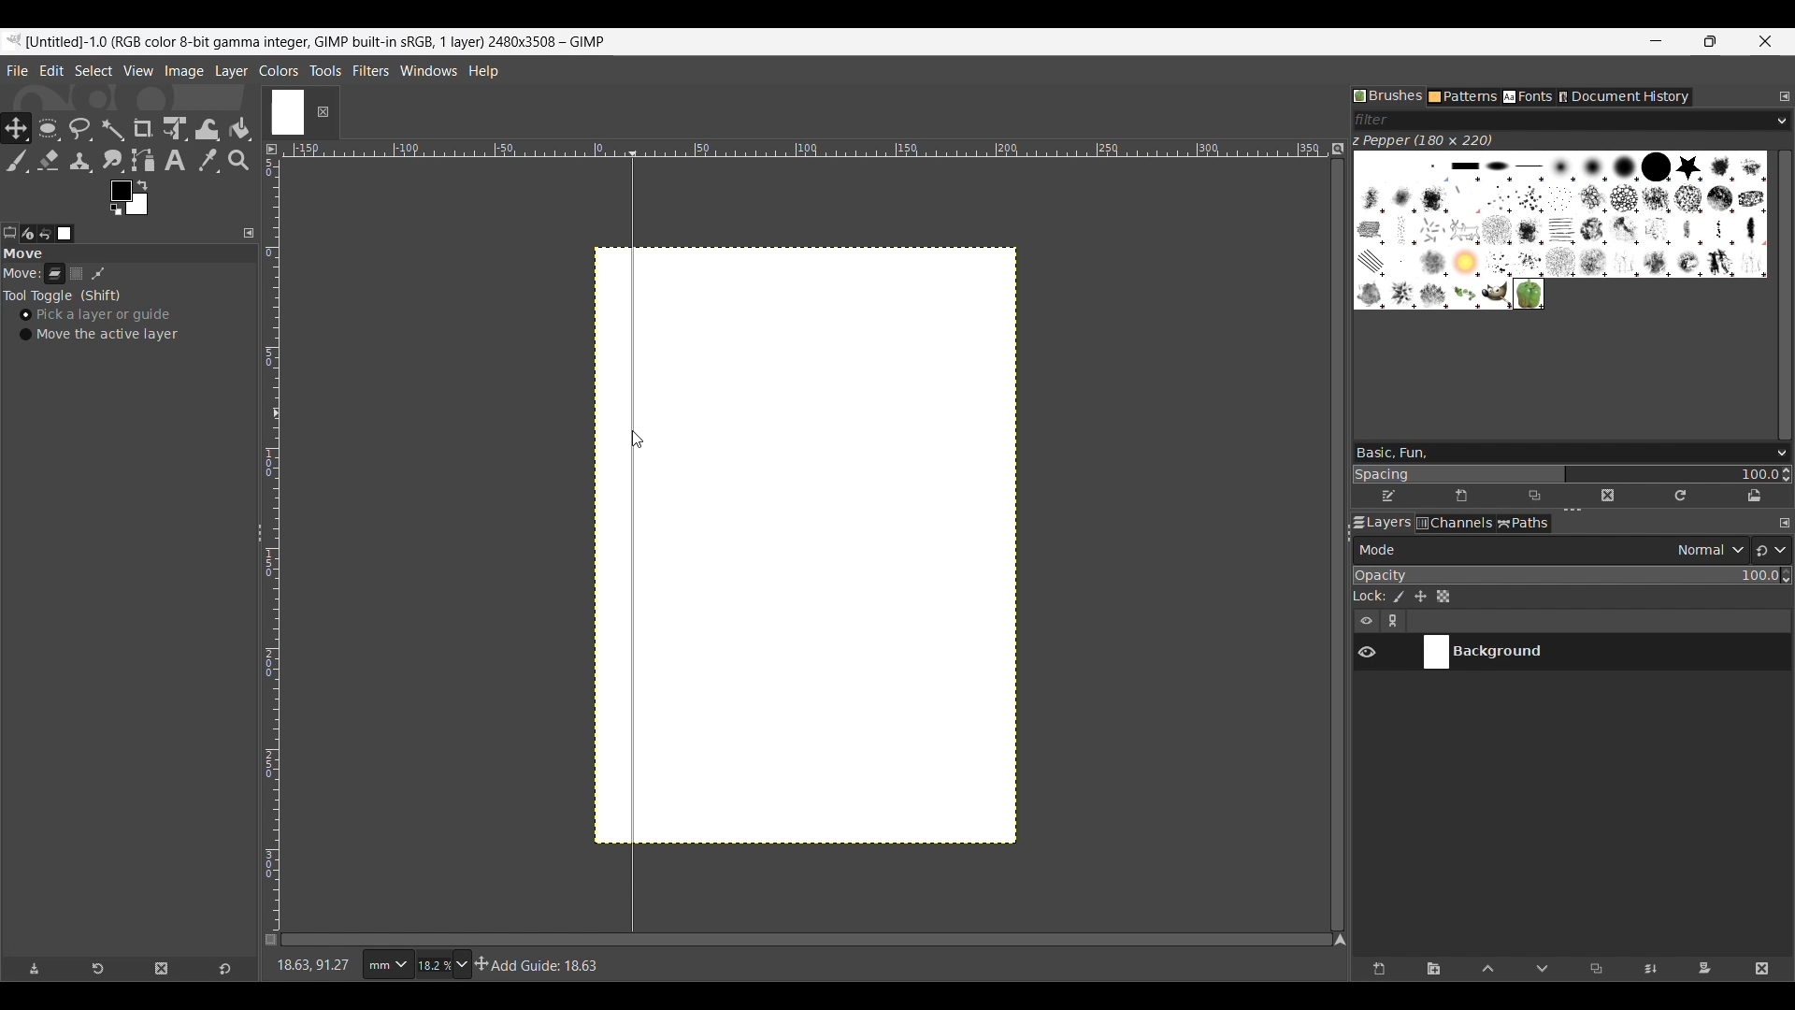  What do you see at coordinates (143, 128) in the screenshot?
I see `Crop tool` at bounding box center [143, 128].